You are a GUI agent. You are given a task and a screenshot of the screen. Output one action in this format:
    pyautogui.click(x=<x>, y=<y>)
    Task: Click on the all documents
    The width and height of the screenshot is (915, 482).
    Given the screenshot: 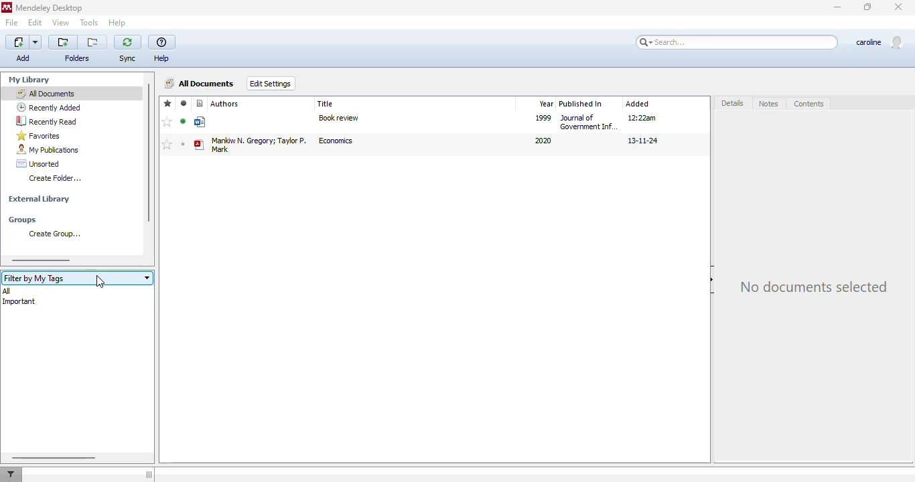 What is the action you would take?
    pyautogui.click(x=46, y=93)
    